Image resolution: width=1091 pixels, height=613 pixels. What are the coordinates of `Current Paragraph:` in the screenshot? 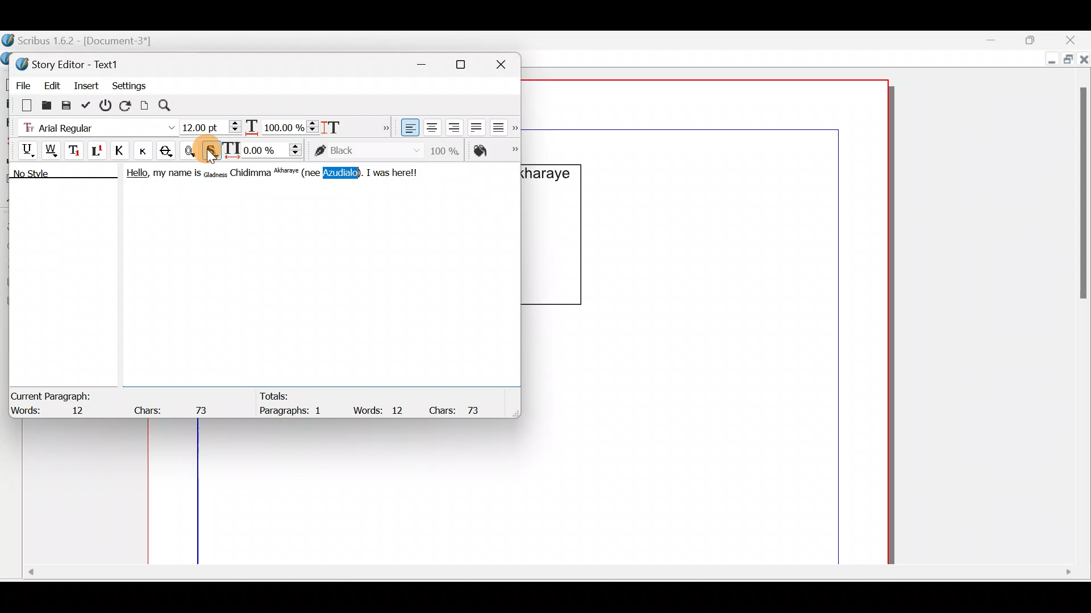 It's located at (52, 394).